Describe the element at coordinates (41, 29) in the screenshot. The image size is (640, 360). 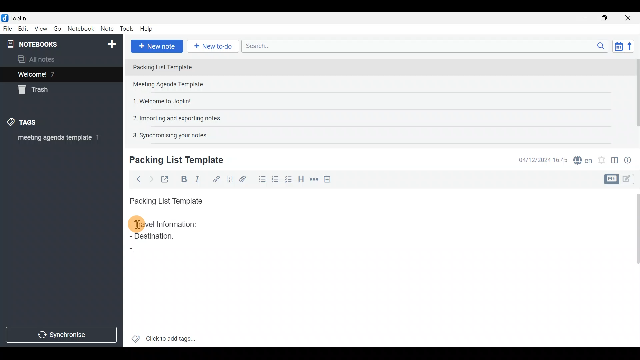
I see `View` at that location.